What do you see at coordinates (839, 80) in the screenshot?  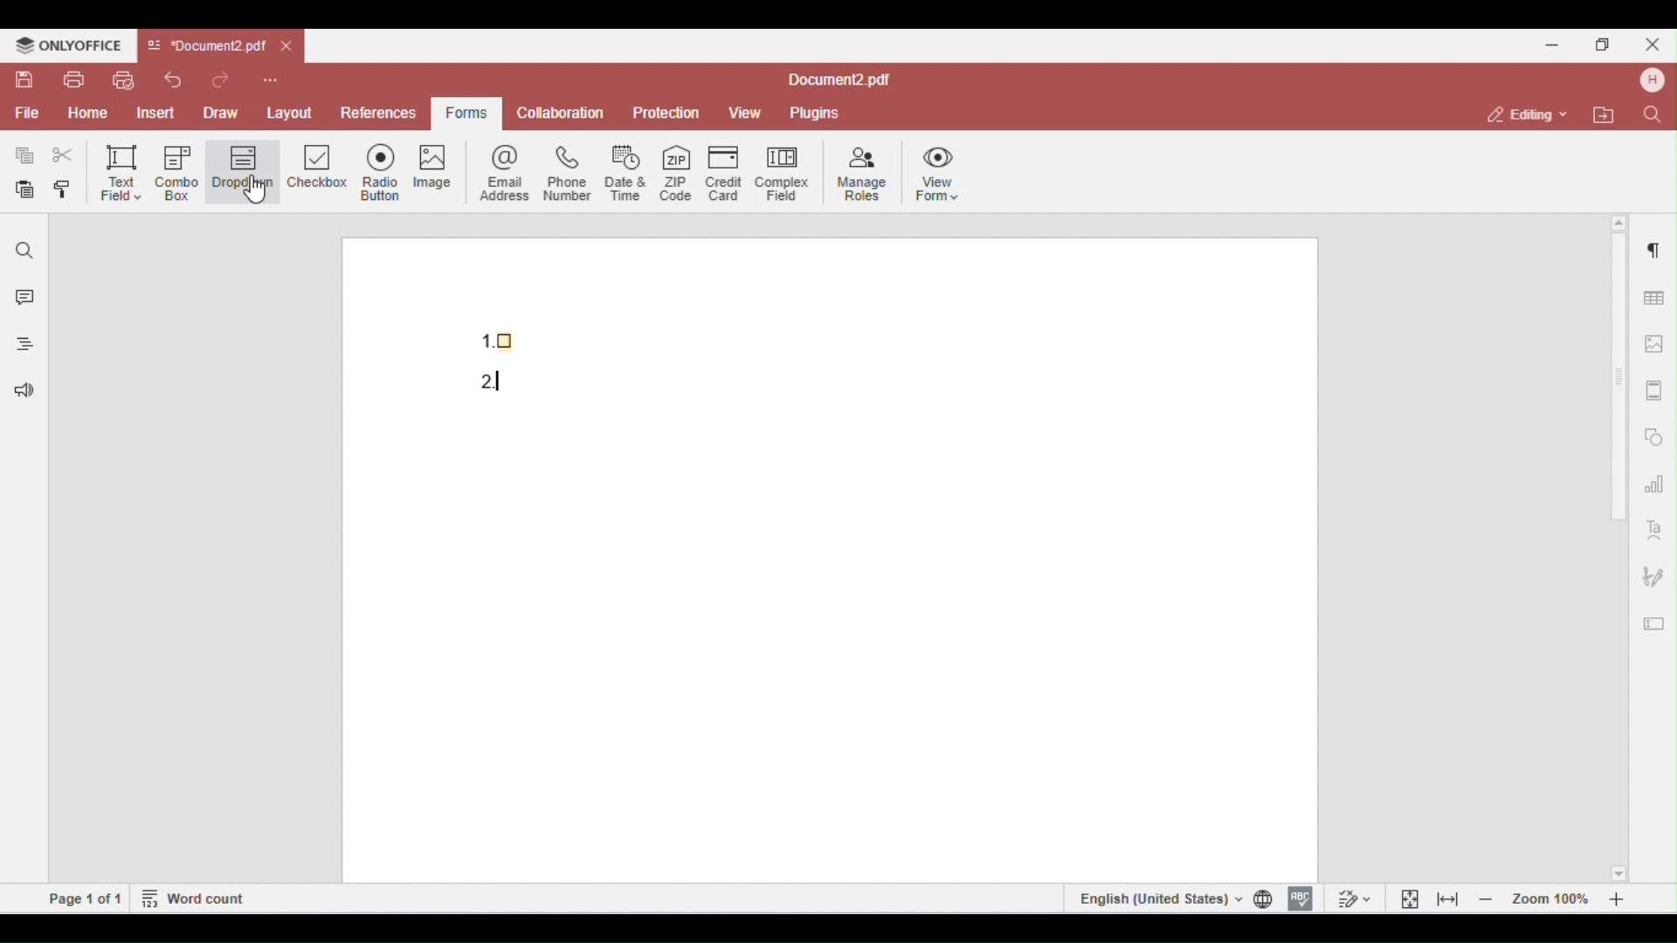 I see `document2` at bounding box center [839, 80].